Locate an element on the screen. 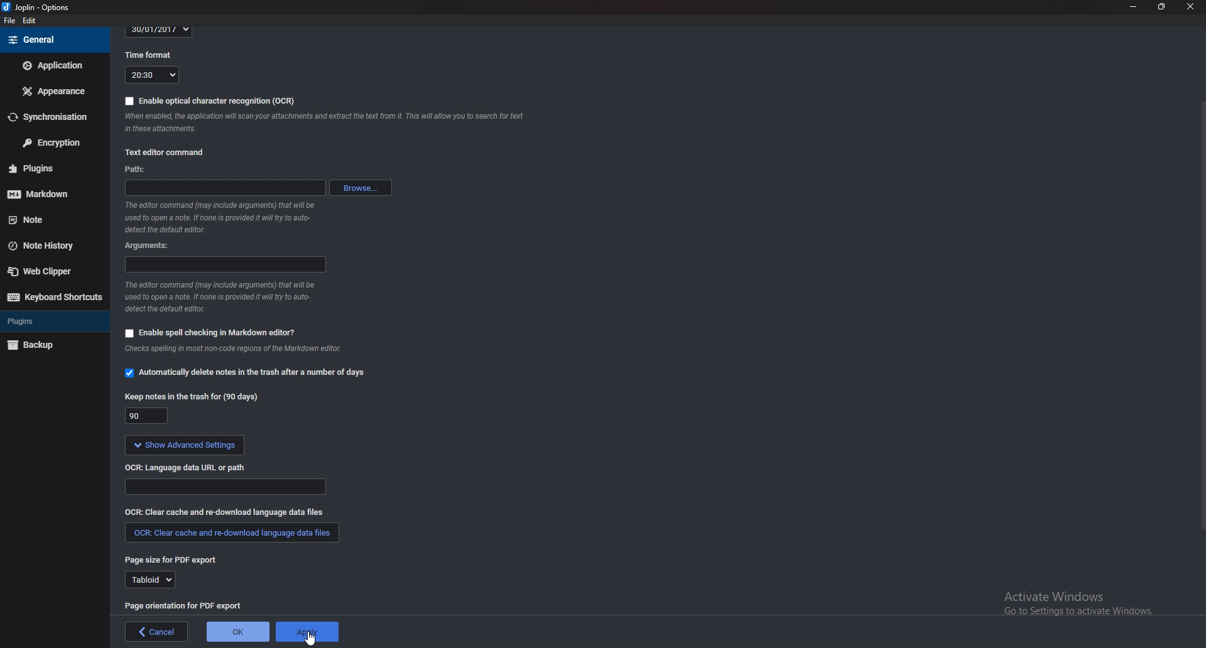 Image resolution: width=1206 pixels, height=648 pixels. ok is located at coordinates (239, 632).